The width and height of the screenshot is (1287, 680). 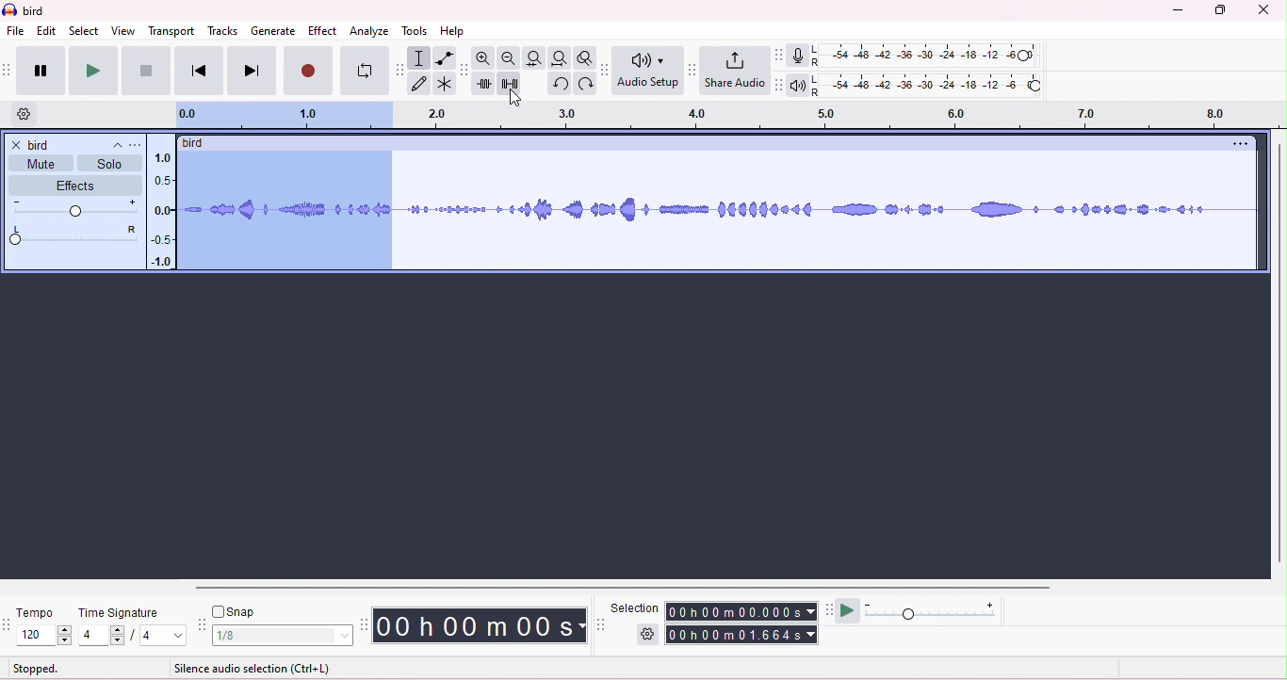 What do you see at coordinates (307, 71) in the screenshot?
I see `record` at bounding box center [307, 71].